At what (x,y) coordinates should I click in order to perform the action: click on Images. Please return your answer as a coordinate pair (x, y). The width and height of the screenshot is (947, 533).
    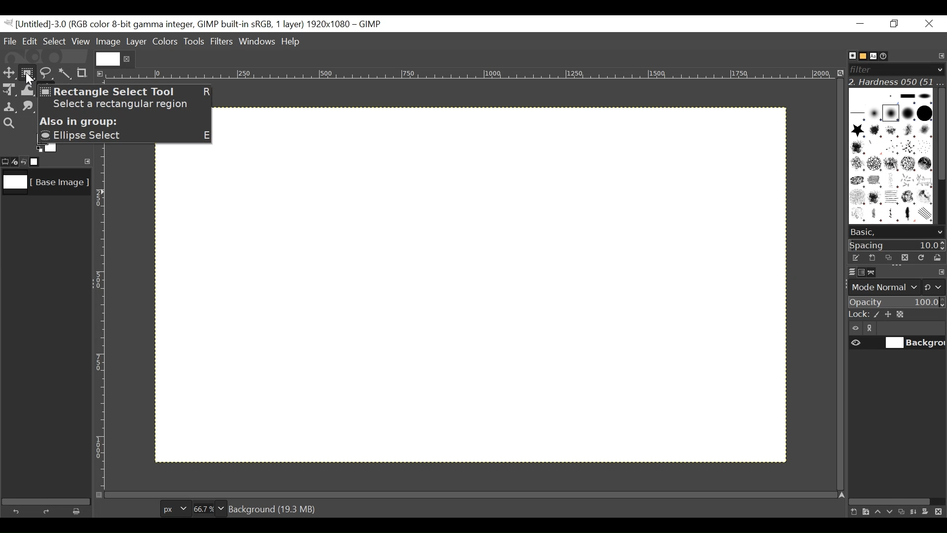
    Looking at the image, I should click on (41, 162).